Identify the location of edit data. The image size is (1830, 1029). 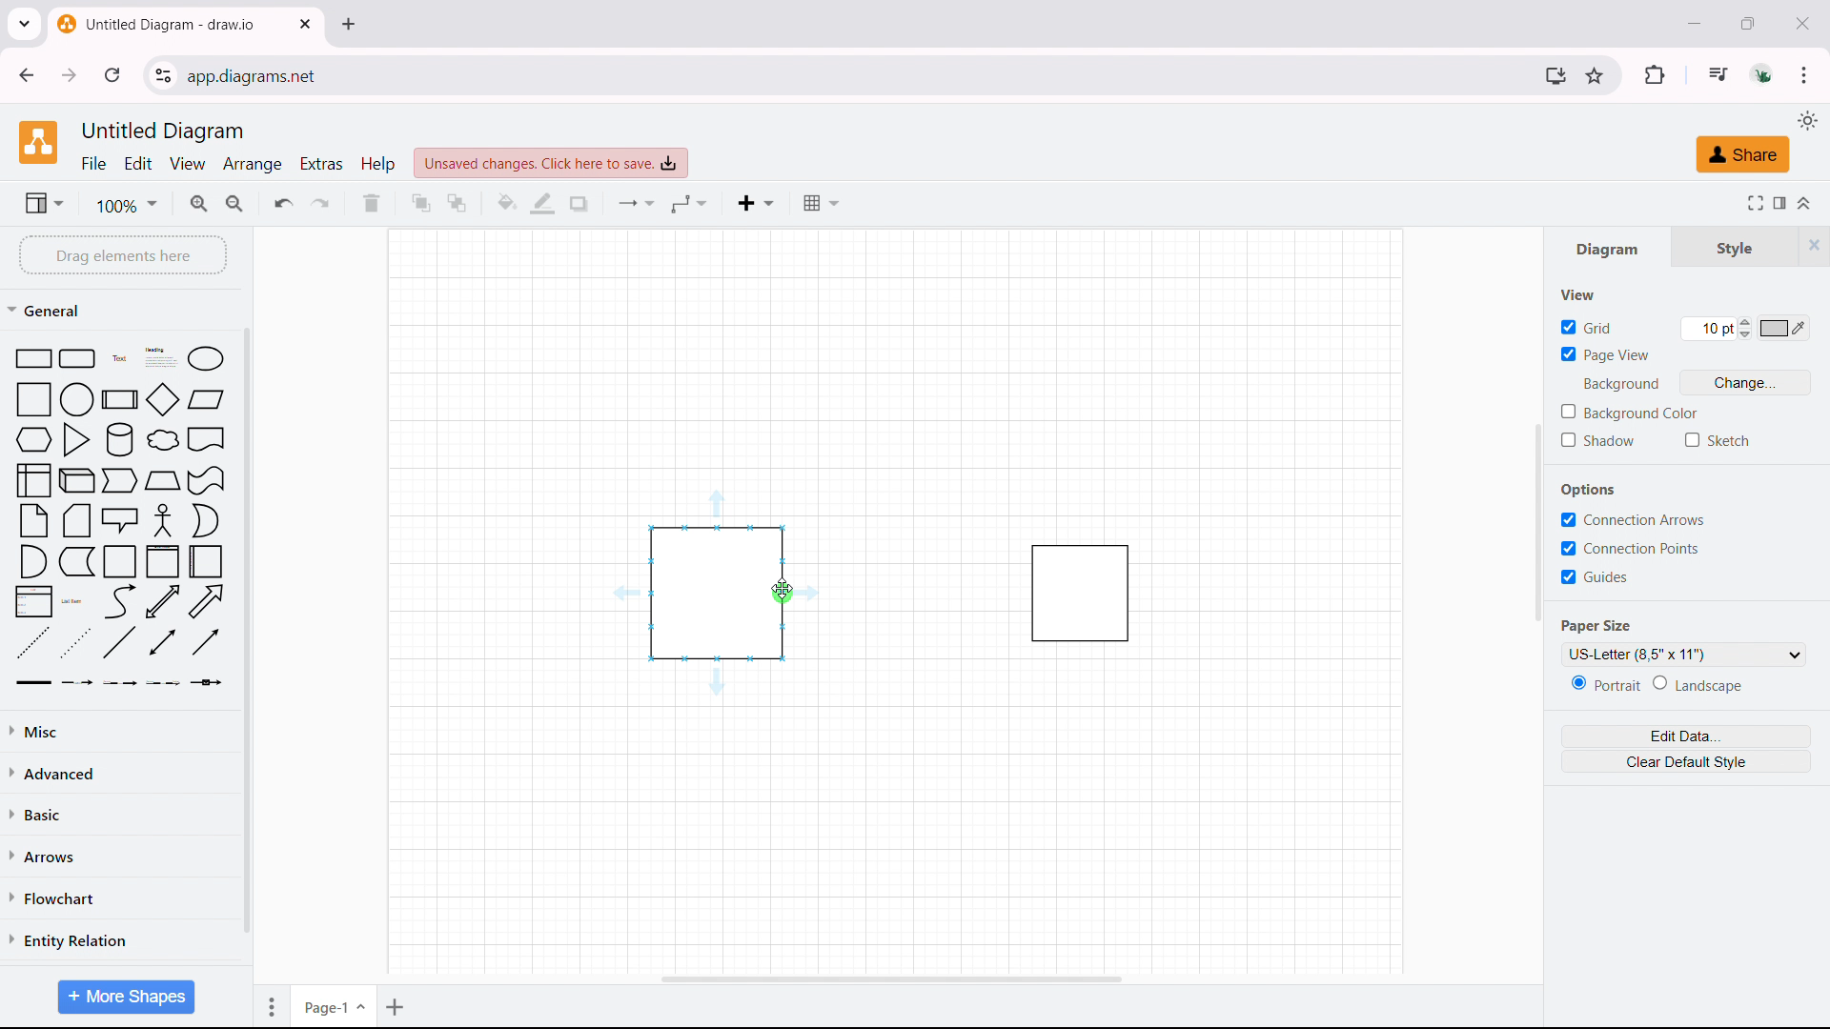
(1685, 736).